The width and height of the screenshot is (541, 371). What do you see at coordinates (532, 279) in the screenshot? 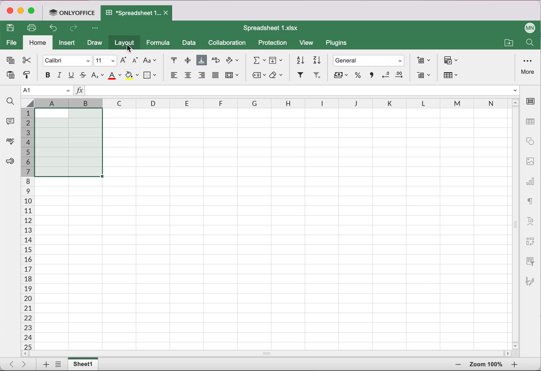
I see `signature` at bounding box center [532, 279].